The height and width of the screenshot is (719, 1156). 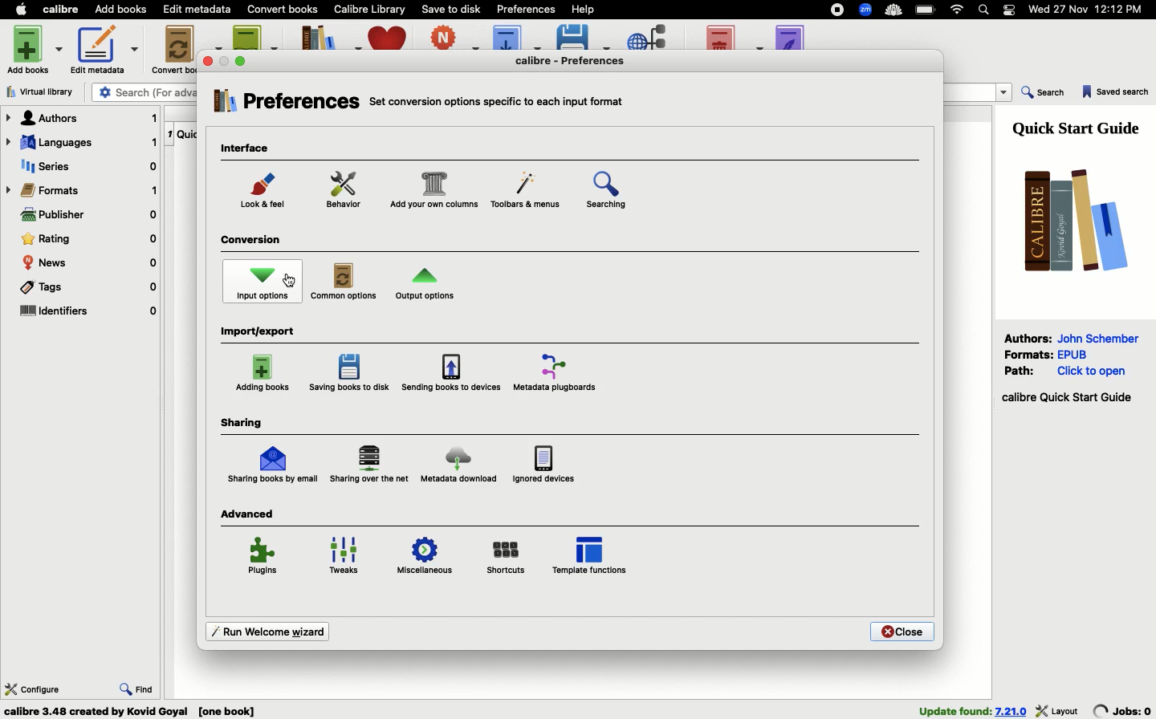 What do you see at coordinates (1080, 127) in the screenshot?
I see `Guide` at bounding box center [1080, 127].